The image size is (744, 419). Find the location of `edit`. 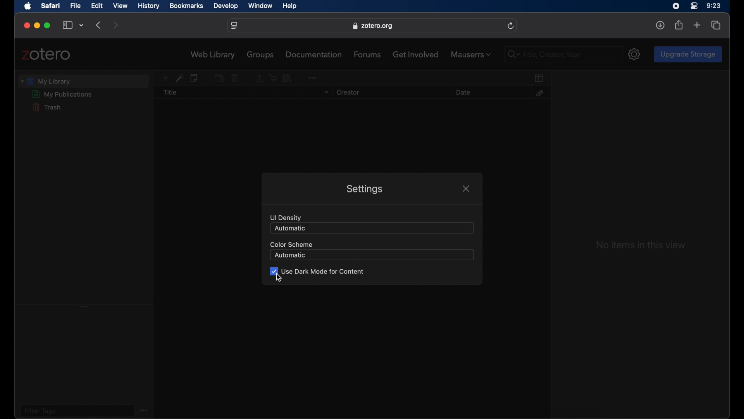

edit is located at coordinates (96, 6).